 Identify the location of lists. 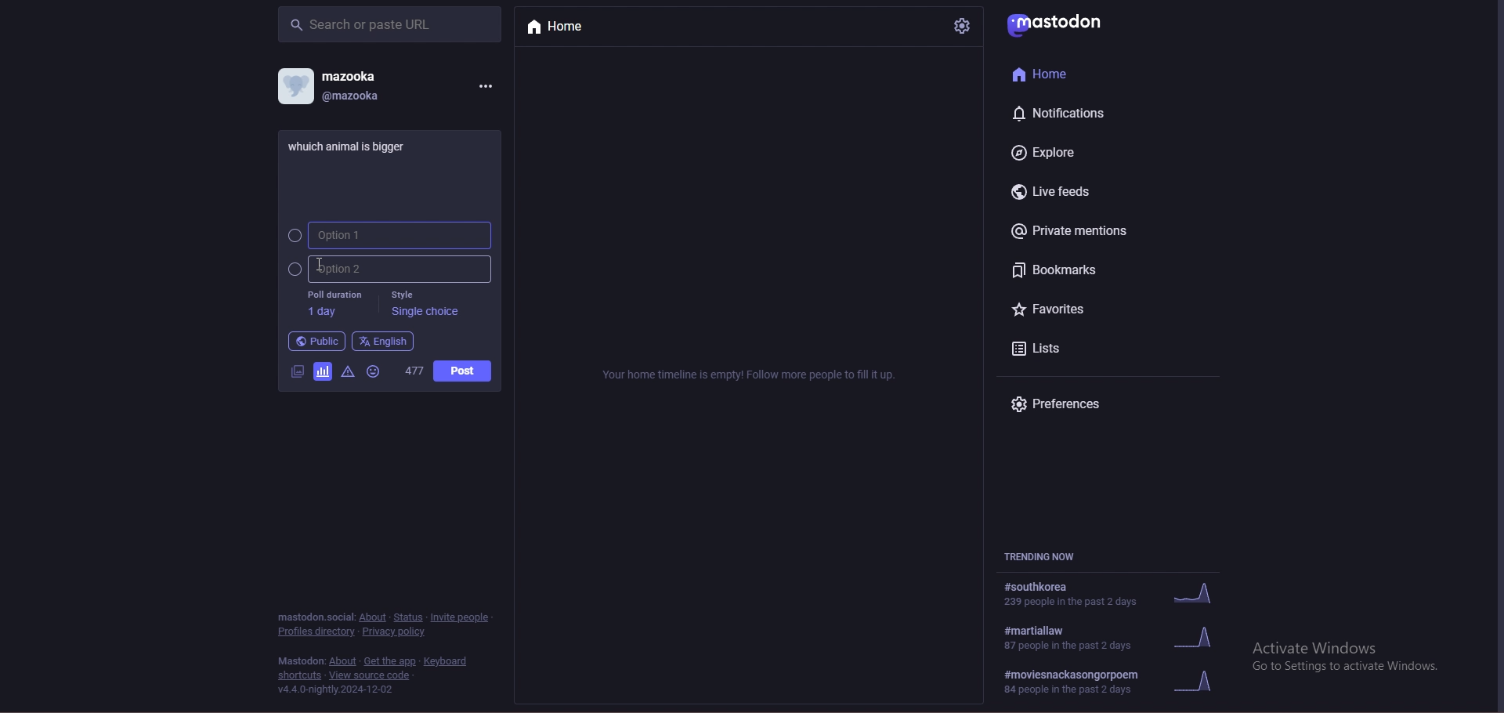
(1065, 348).